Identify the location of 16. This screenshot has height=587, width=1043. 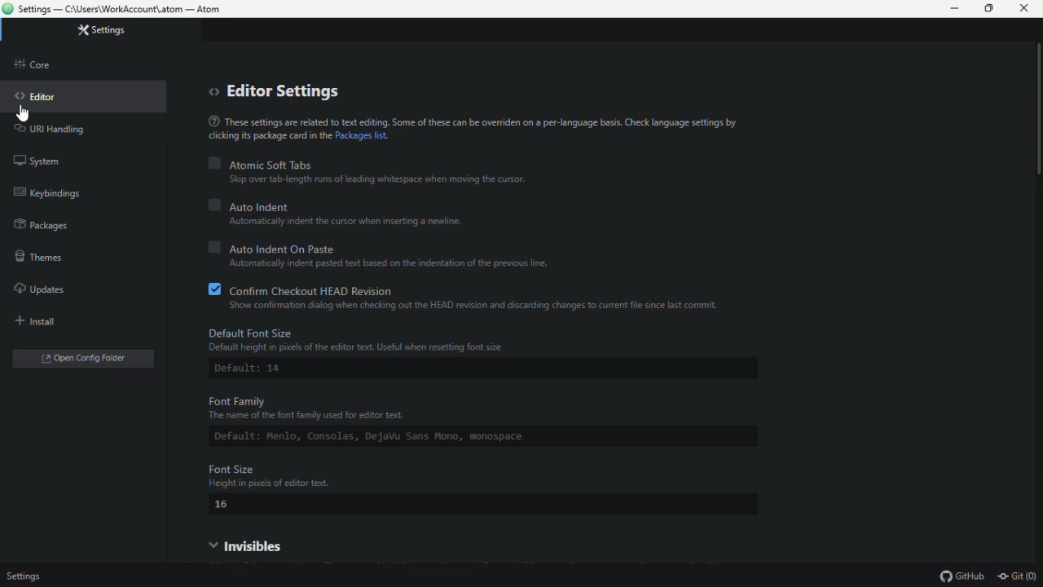
(224, 507).